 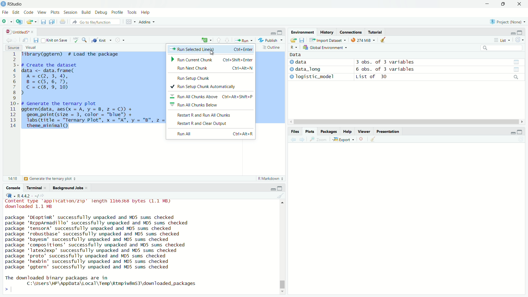 I want to click on clear, so click(x=386, y=41).